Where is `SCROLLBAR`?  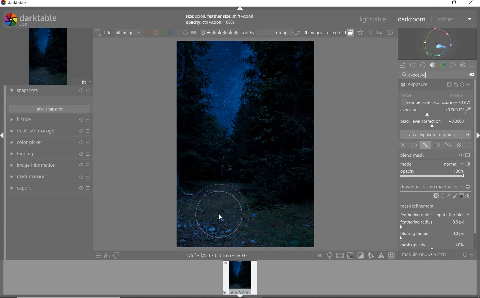 SCROLLBAR is located at coordinates (477, 104).